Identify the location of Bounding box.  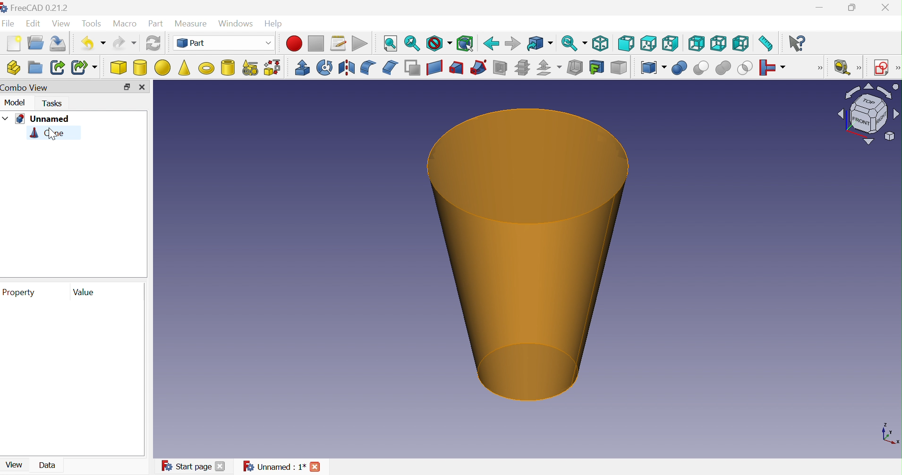
(465, 44).